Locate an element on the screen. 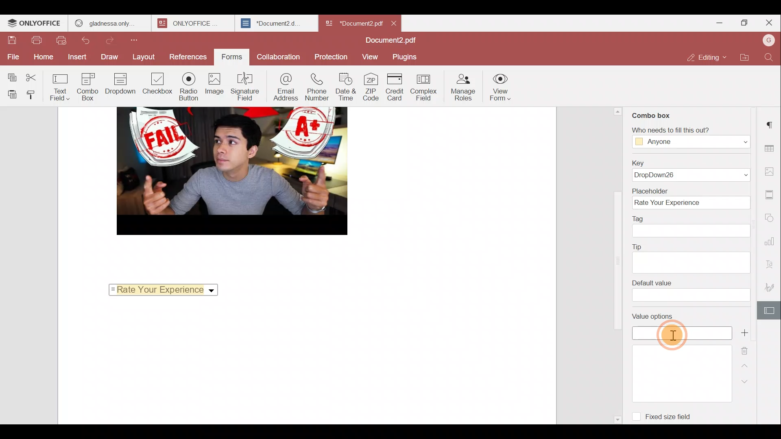 The height and width of the screenshot is (439, 781). Phone number is located at coordinates (317, 88).